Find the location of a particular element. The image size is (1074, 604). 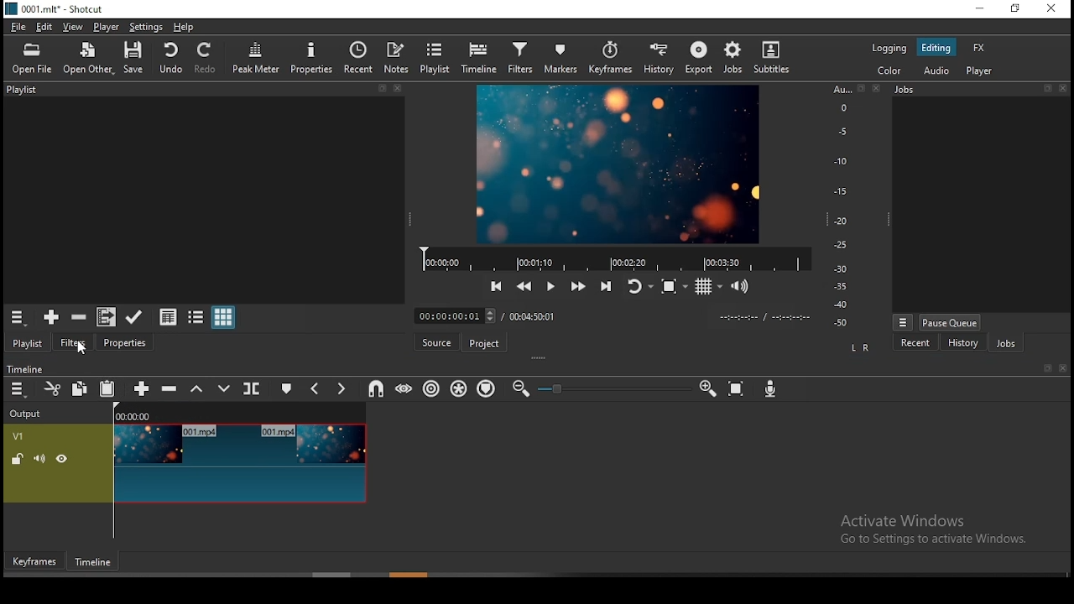

logging is located at coordinates (886, 49).